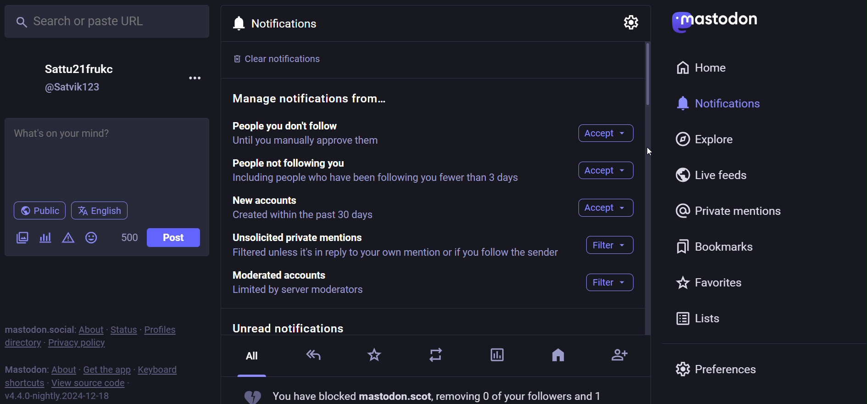 This screenshot has width=867, height=404. I want to click on Sattu21frukc, so click(80, 68).